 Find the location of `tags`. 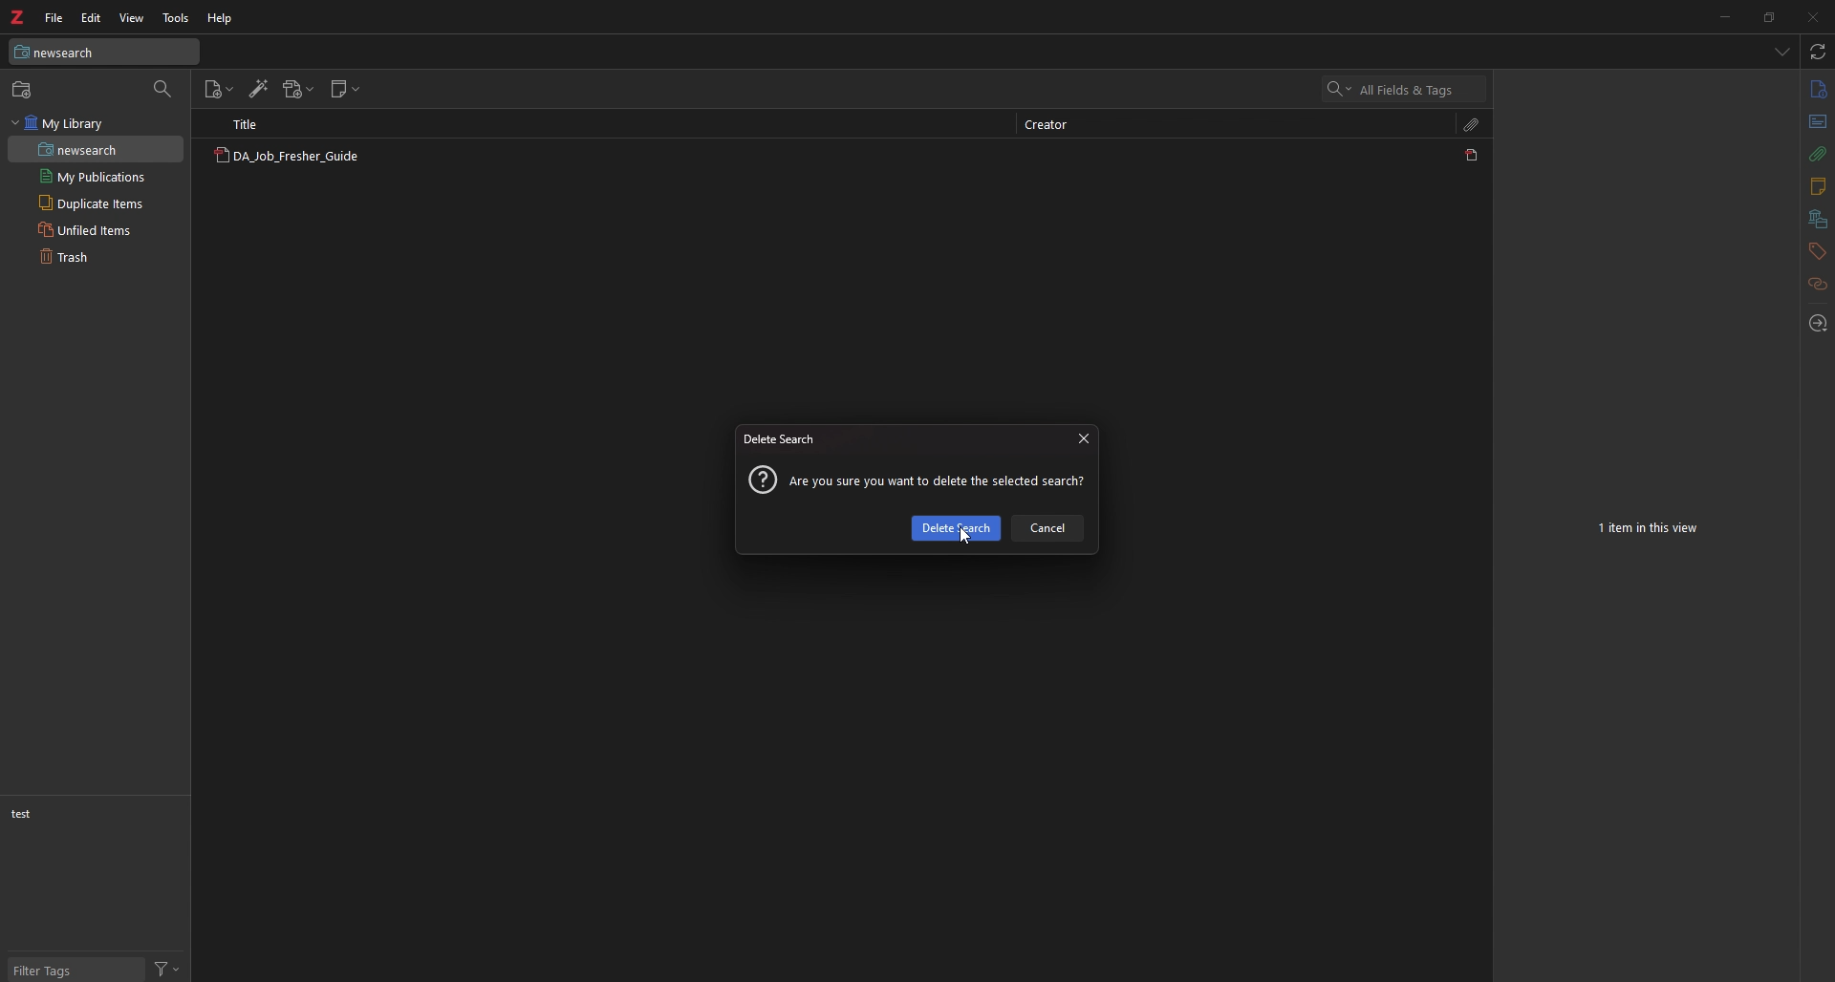

tags is located at coordinates (1817, 251).